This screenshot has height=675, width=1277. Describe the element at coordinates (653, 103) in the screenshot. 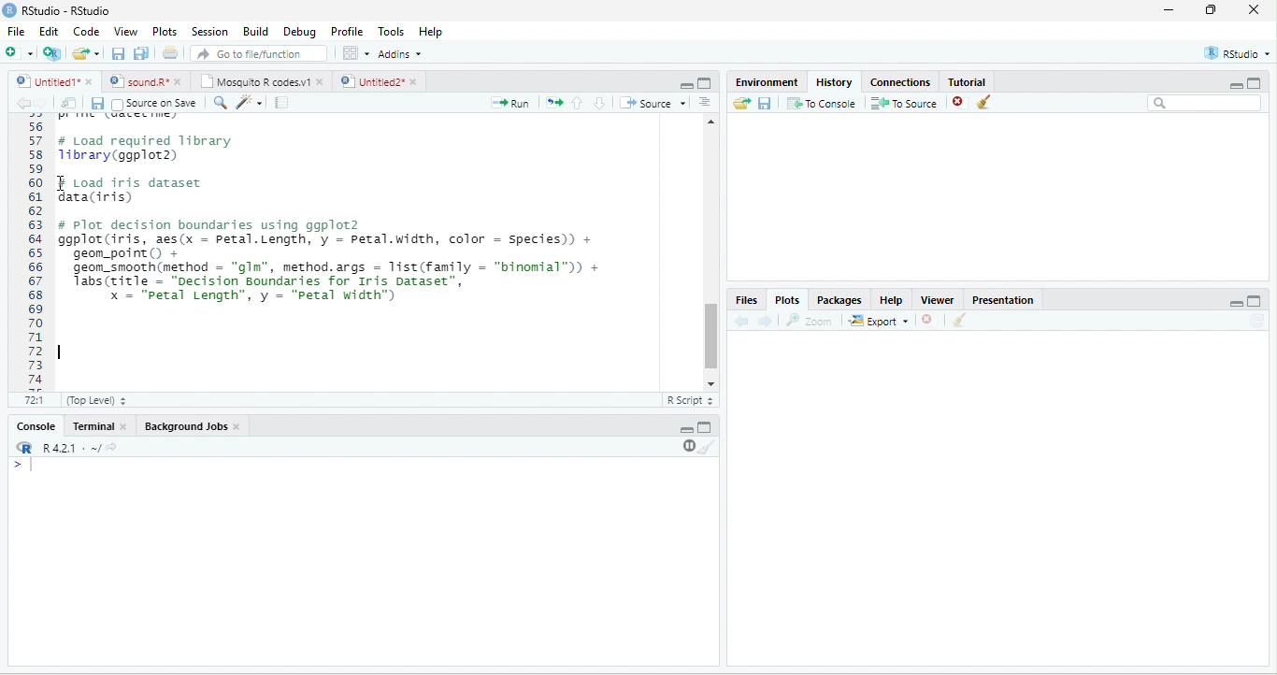

I see `Source` at that location.